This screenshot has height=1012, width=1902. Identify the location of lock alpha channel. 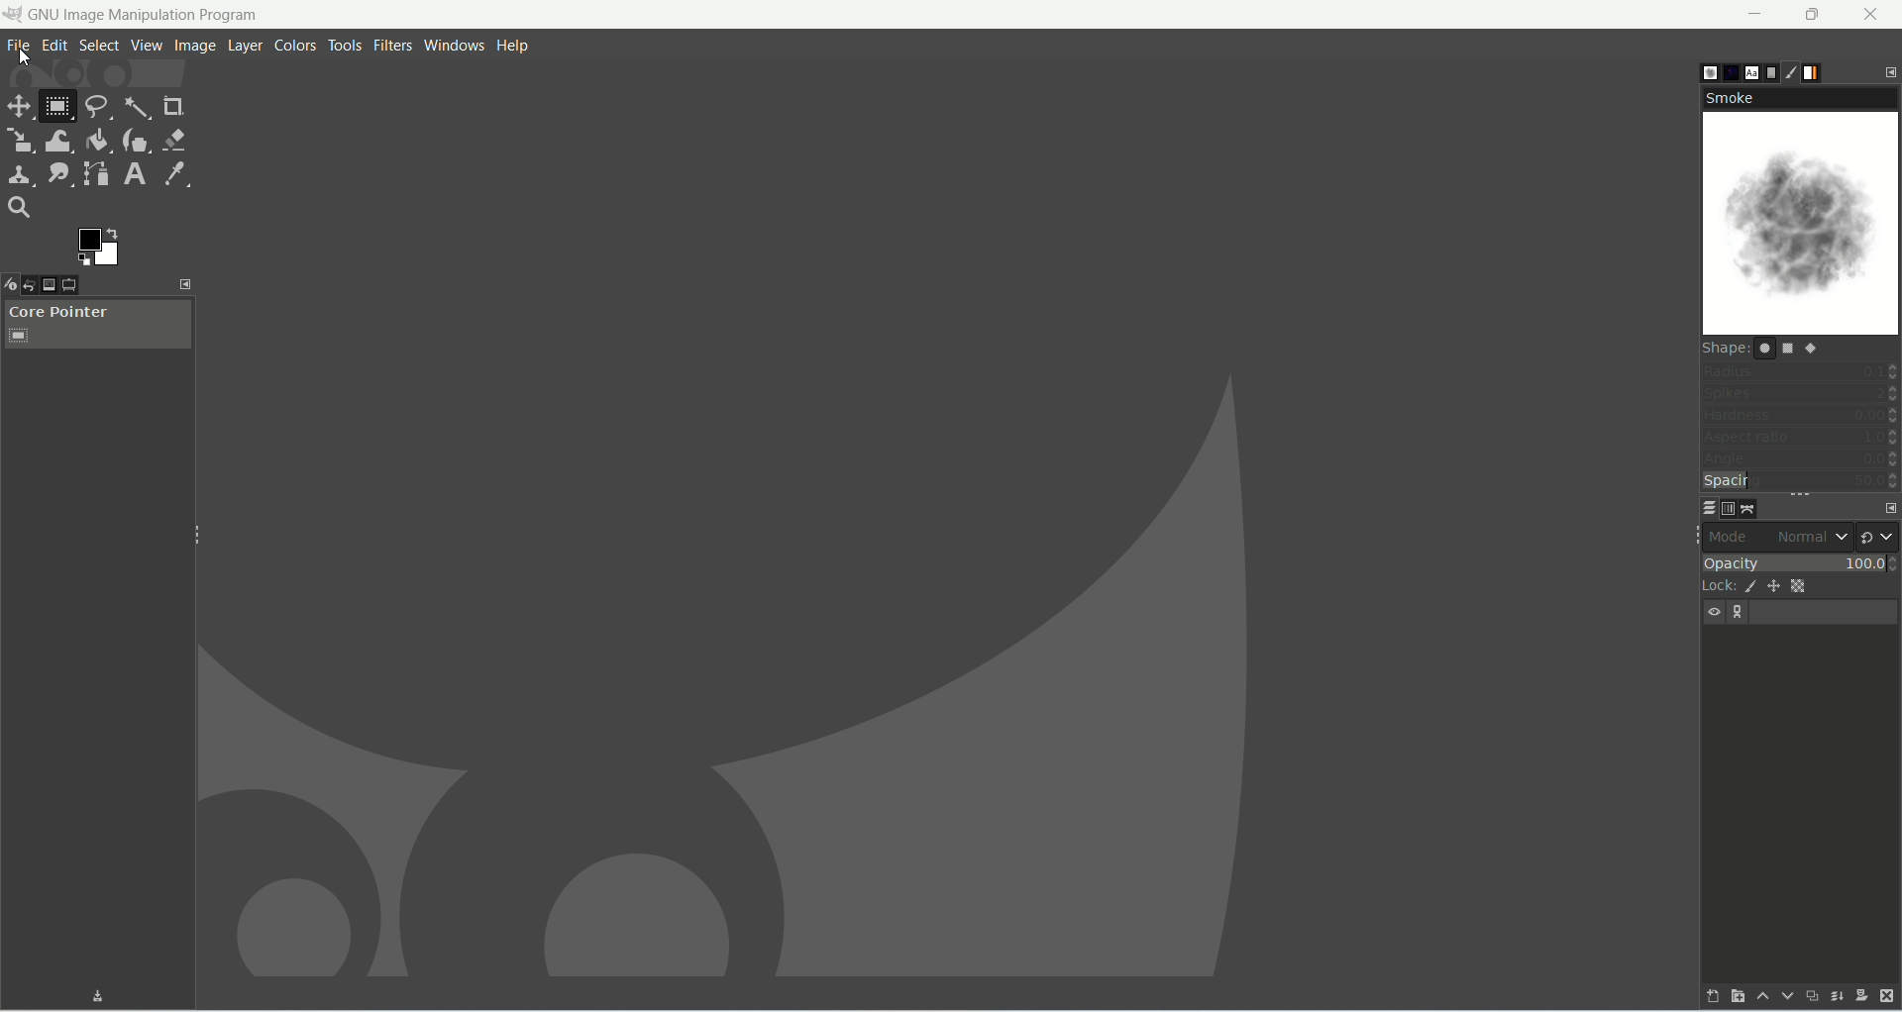
(1798, 587).